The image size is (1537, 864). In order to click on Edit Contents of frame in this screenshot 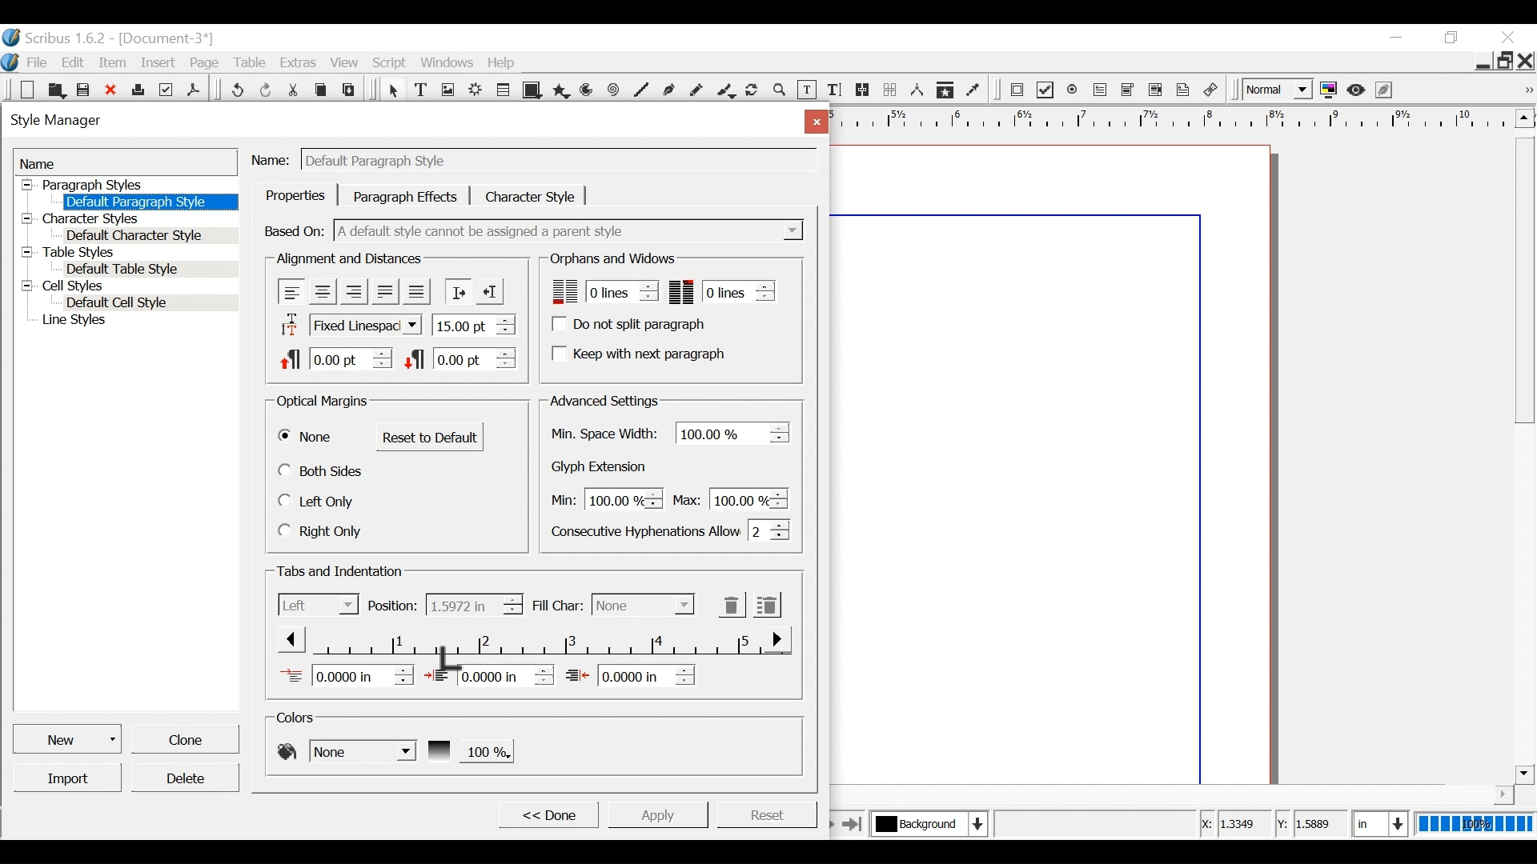, I will do `click(806, 90)`.